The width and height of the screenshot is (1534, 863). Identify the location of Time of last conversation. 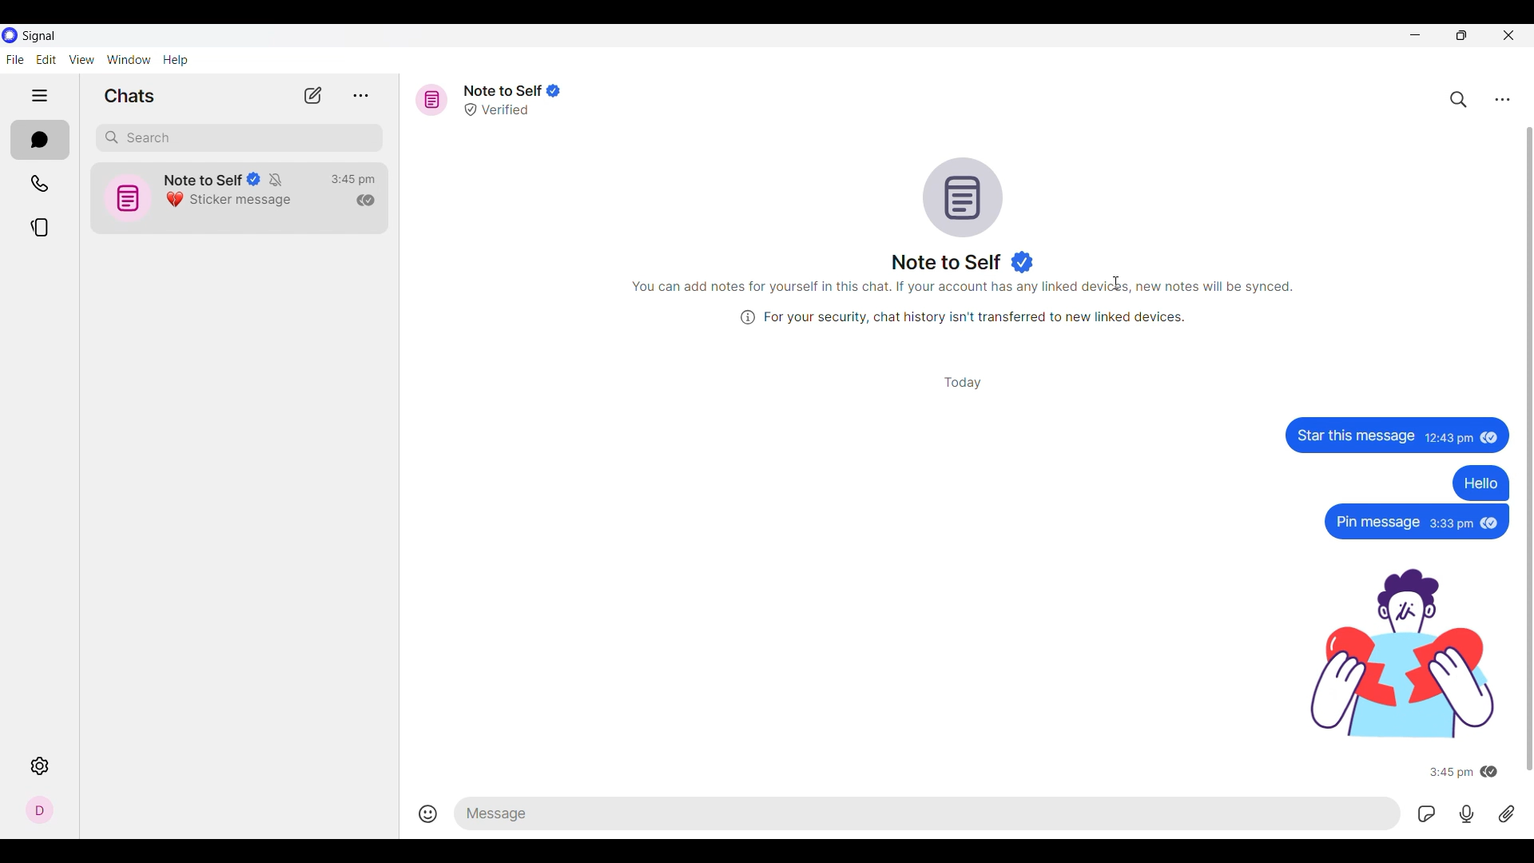
(352, 180).